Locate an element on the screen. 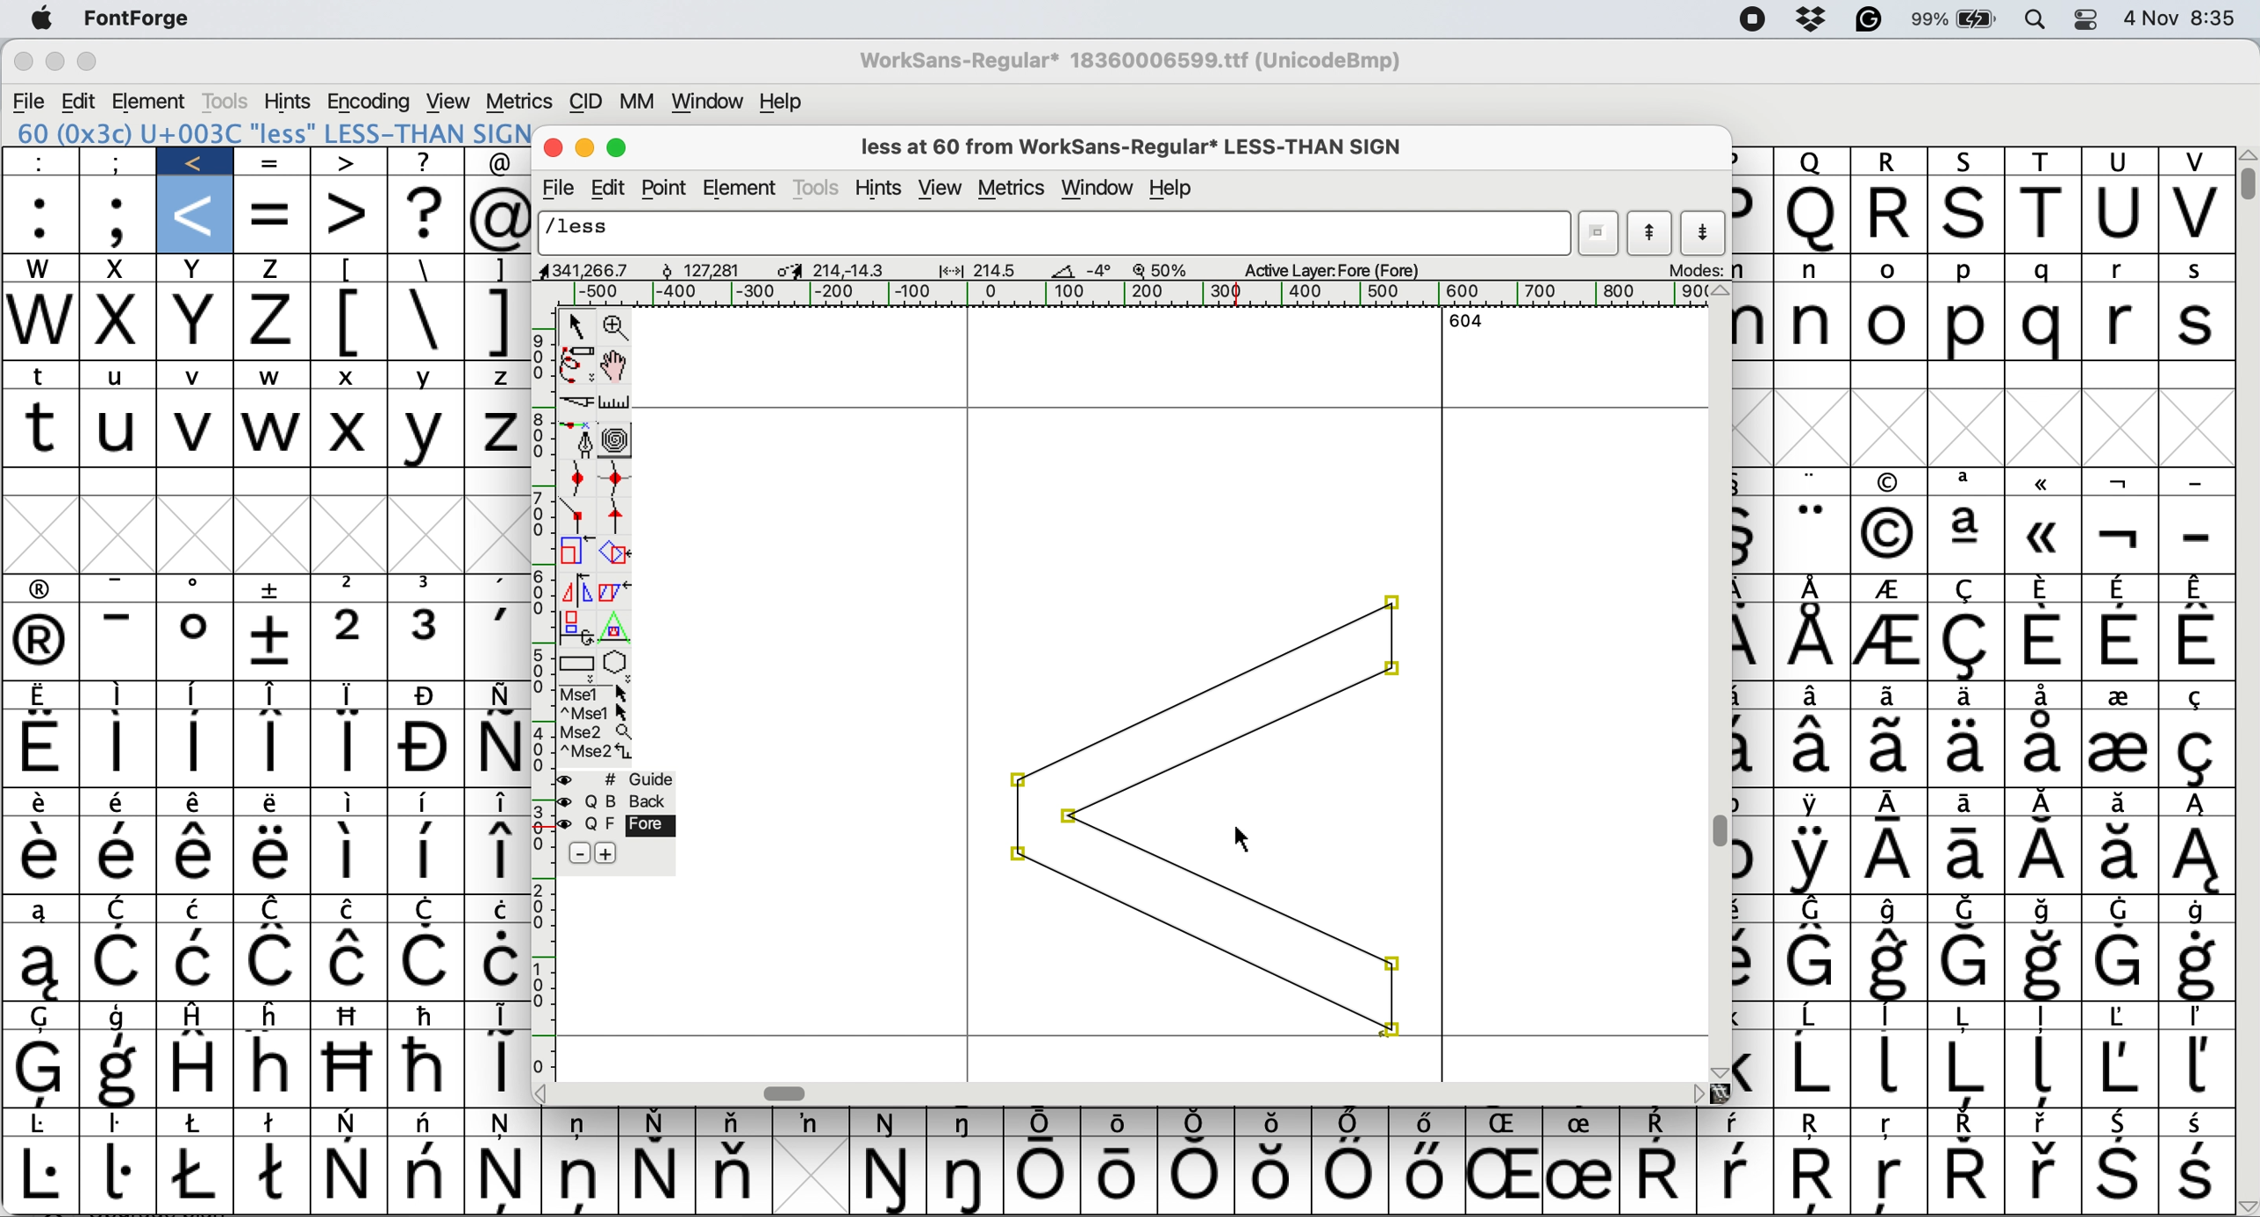 The height and width of the screenshot is (1217, 2260). Symbol is located at coordinates (2199, 911).